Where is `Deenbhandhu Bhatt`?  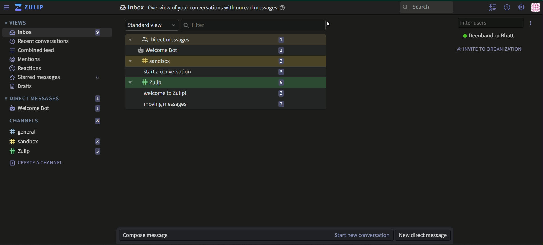
Deenbhandhu Bhatt is located at coordinates (490, 35).